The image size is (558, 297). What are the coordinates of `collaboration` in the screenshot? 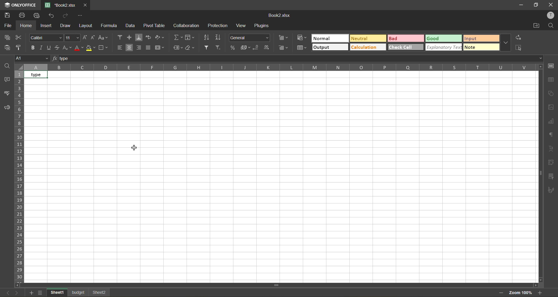 It's located at (186, 26).